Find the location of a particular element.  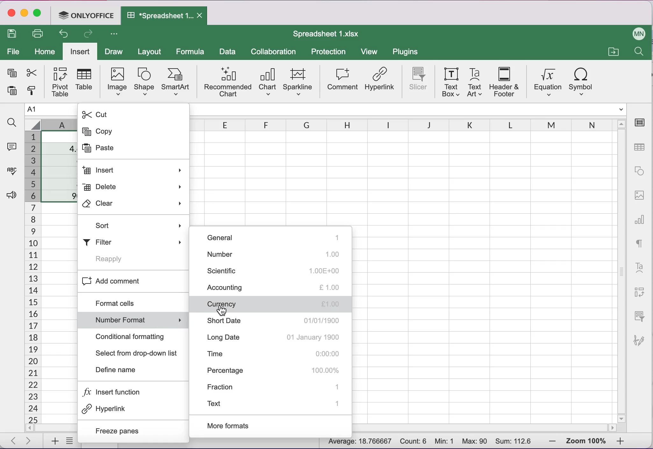

save is located at coordinates (11, 34).